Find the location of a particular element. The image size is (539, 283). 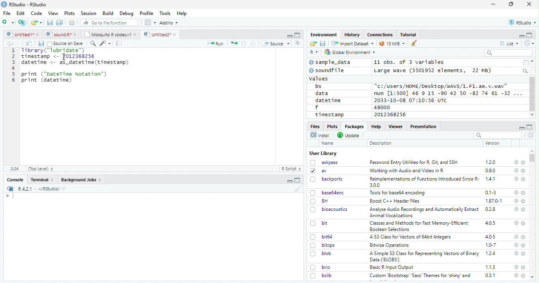

0.2.8 is located at coordinates (491, 209).